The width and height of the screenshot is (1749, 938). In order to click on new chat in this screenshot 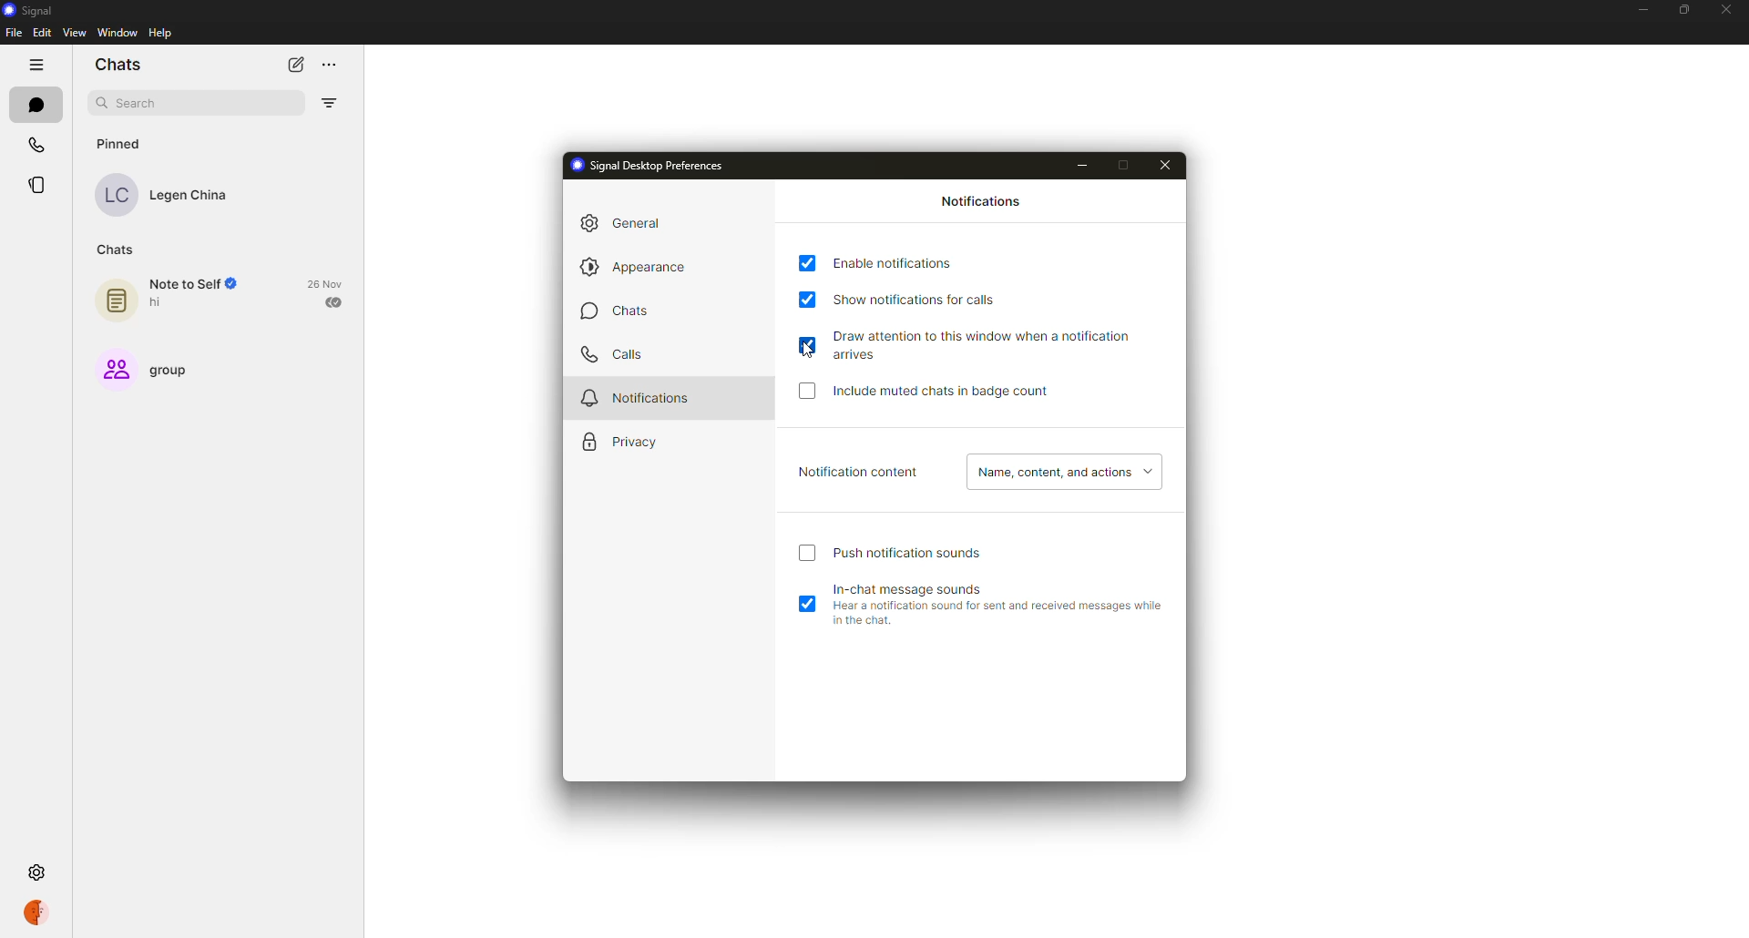, I will do `click(297, 65)`.